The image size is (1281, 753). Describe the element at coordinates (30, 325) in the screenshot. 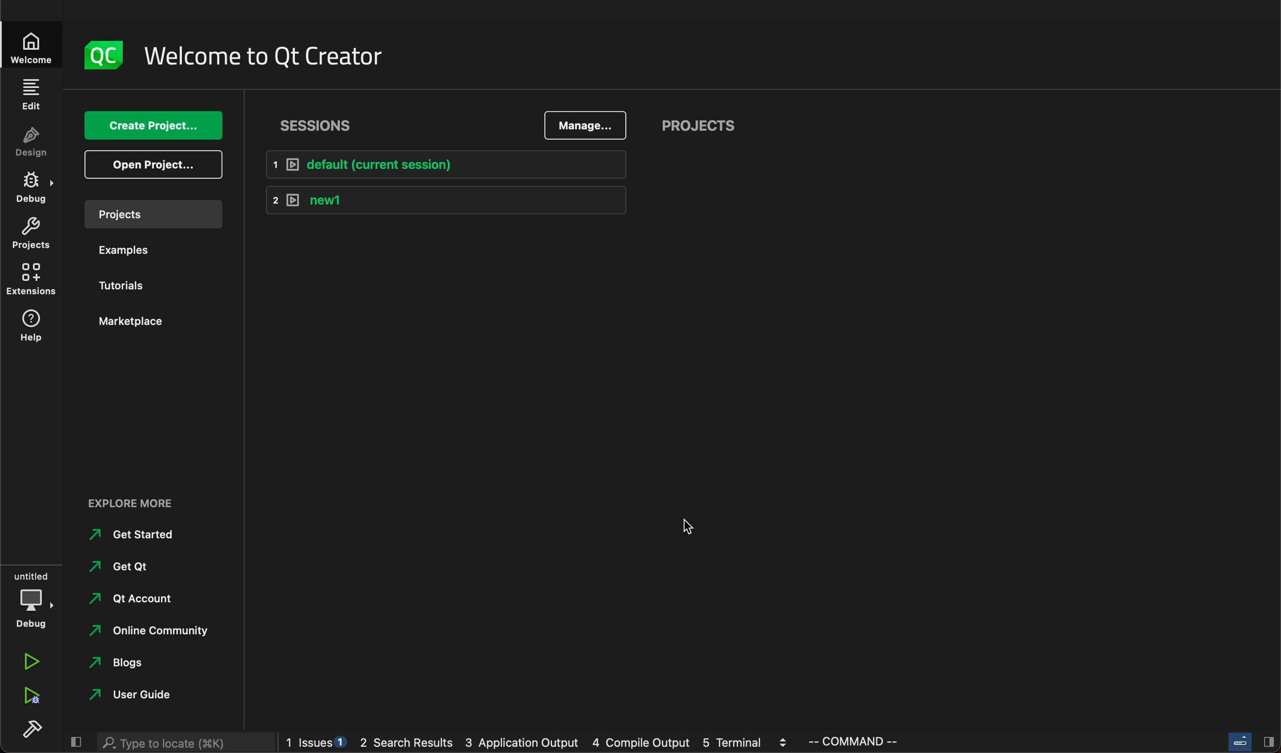

I see `help` at that location.